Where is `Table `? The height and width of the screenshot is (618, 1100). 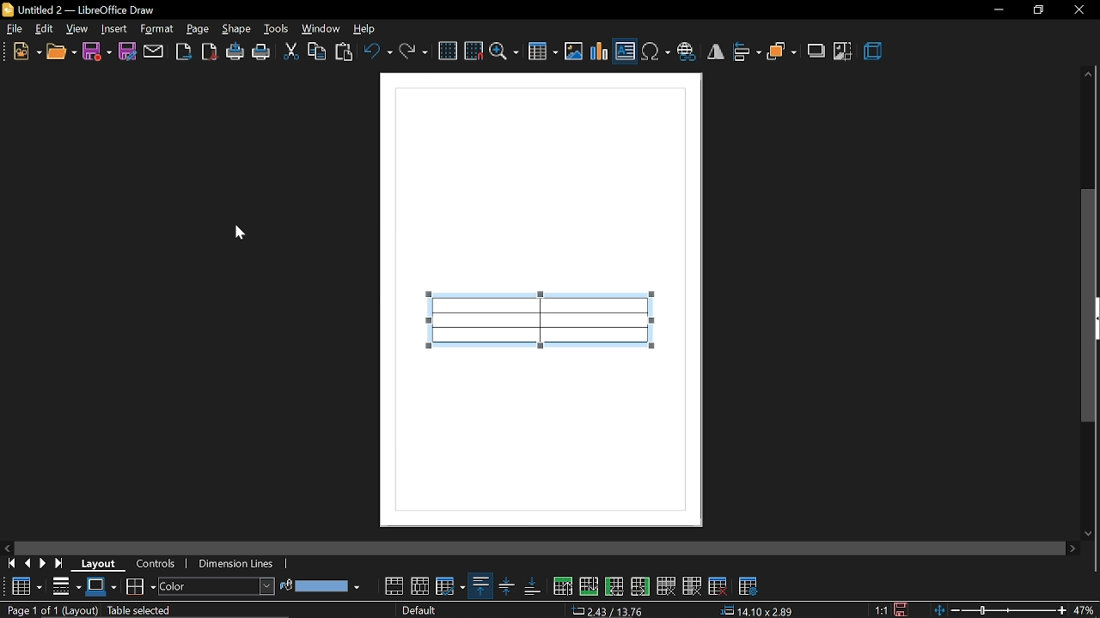
Table  is located at coordinates (26, 586).